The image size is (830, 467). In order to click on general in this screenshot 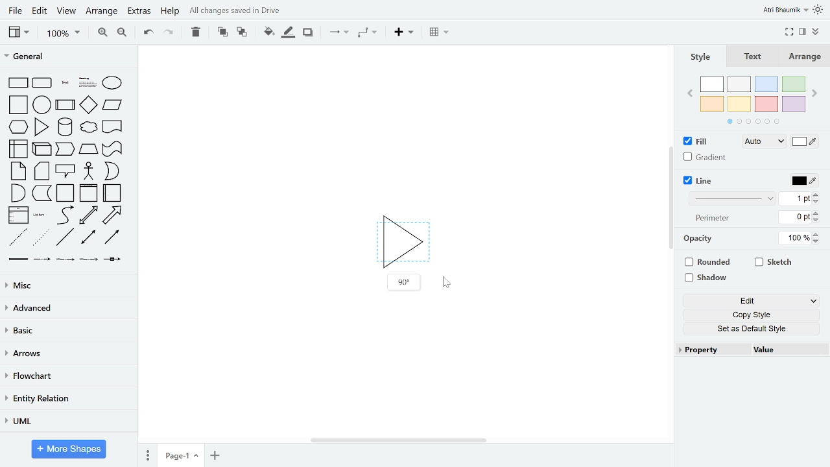, I will do `click(65, 55)`.